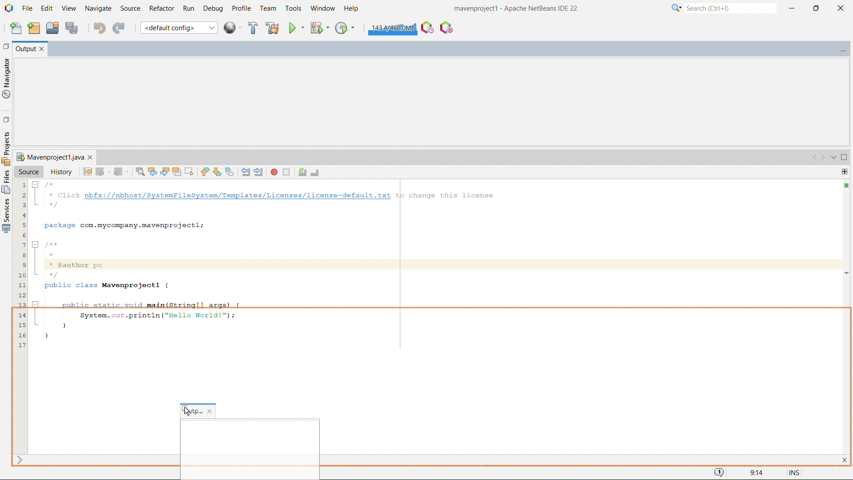 The width and height of the screenshot is (853, 480). What do you see at coordinates (315, 173) in the screenshot?
I see `uncomment` at bounding box center [315, 173].